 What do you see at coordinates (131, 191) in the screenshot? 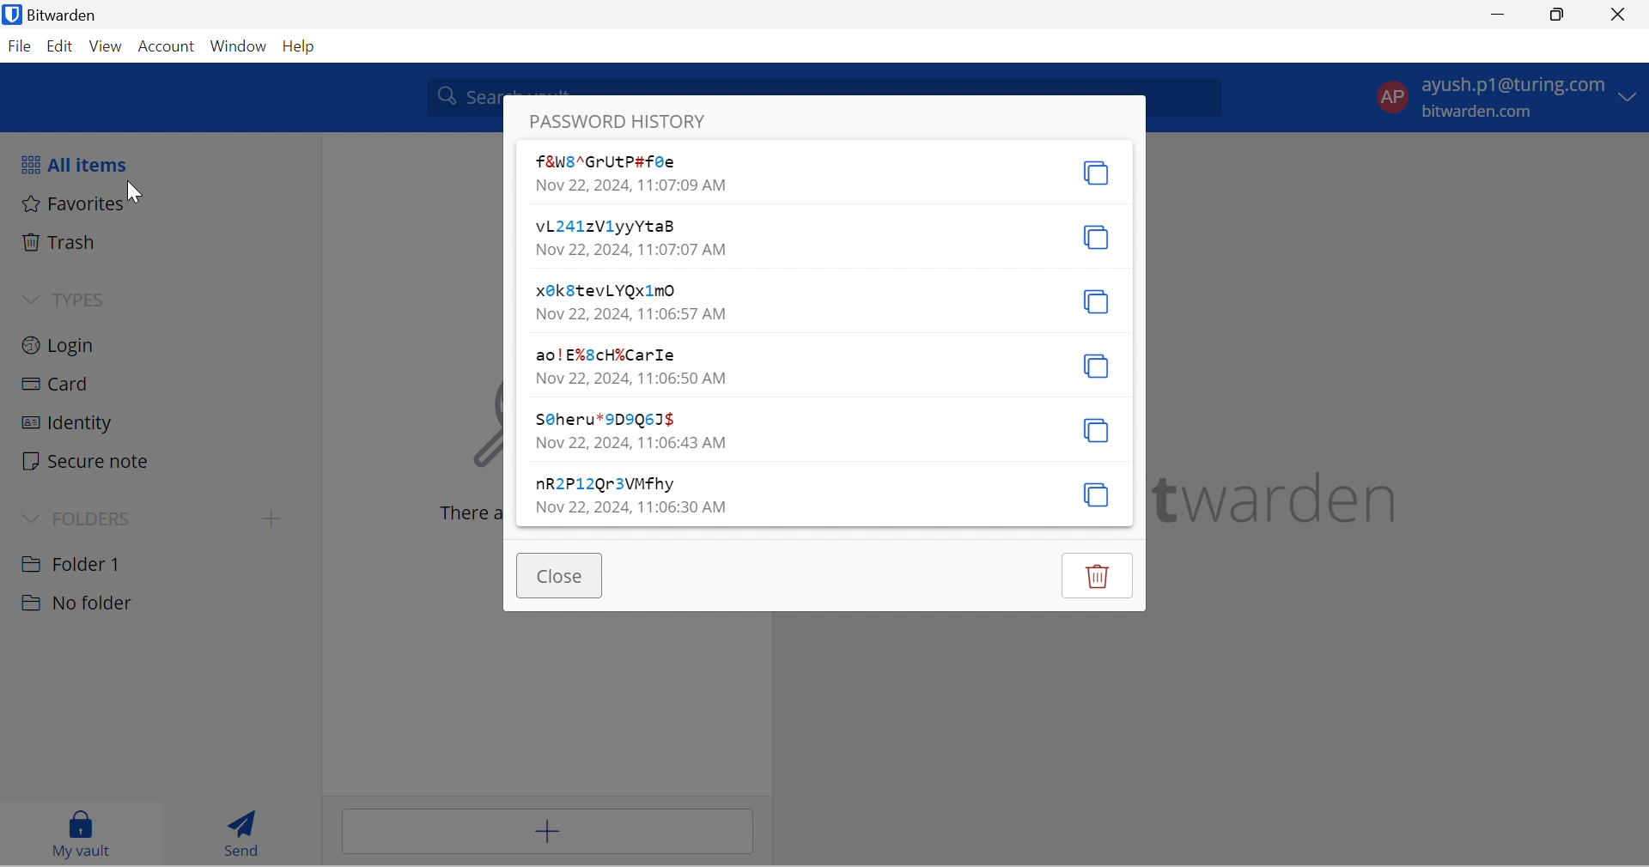
I see `Cursor` at bounding box center [131, 191].